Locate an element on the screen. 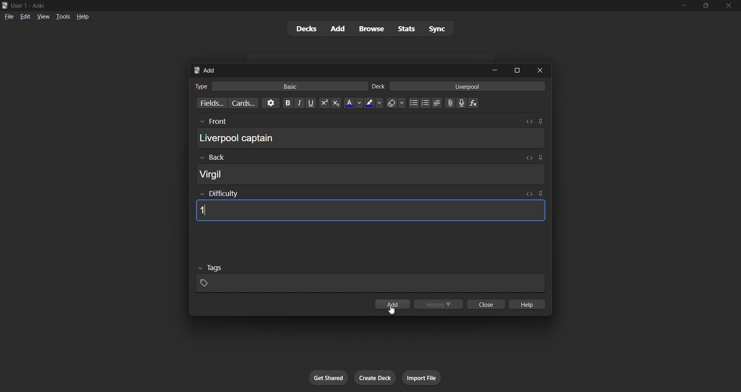 The image size is (741, 392). Text highlighting color is located at coordinates (373, 103).